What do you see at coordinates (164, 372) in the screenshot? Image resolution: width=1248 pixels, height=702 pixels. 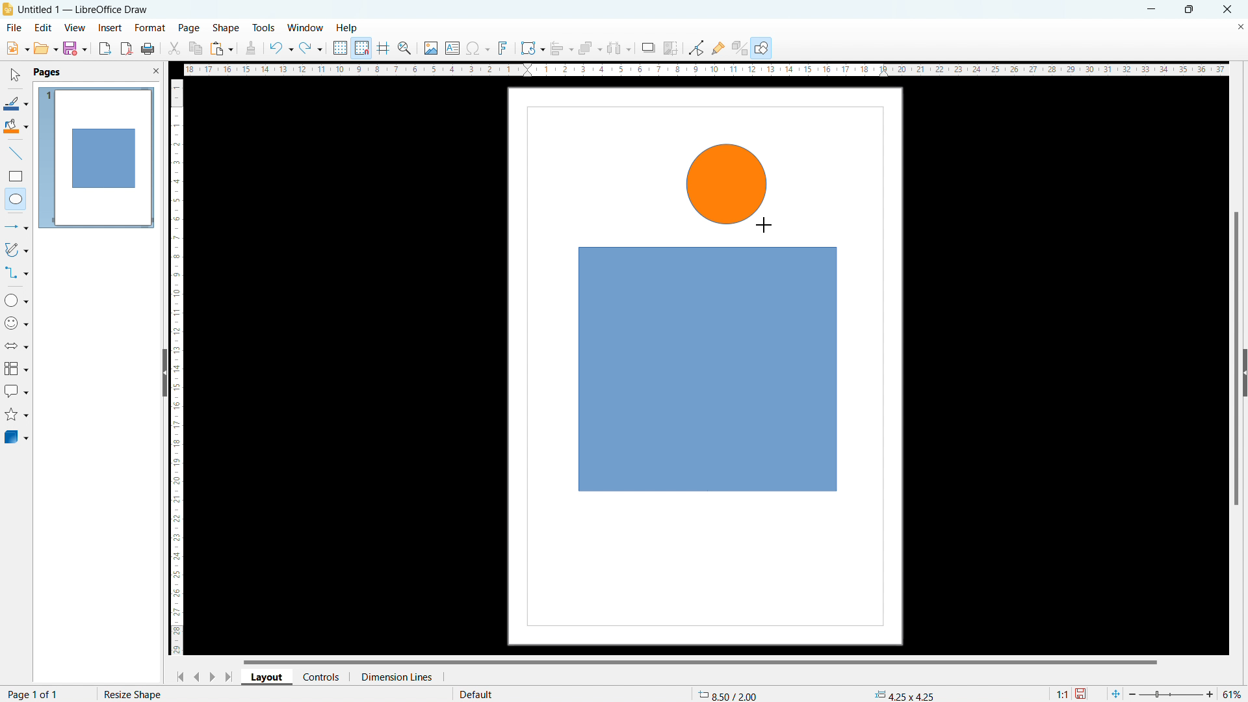 I see `hide pane` at bounding box center [164, 372].